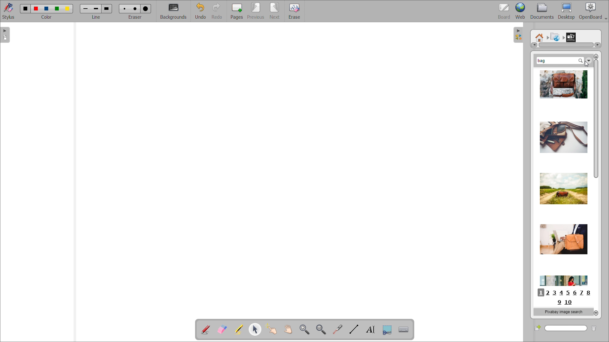  What do you see at coordinates (558, 303) in the screenshot?
I see `9` at bounding box center [558, 303].